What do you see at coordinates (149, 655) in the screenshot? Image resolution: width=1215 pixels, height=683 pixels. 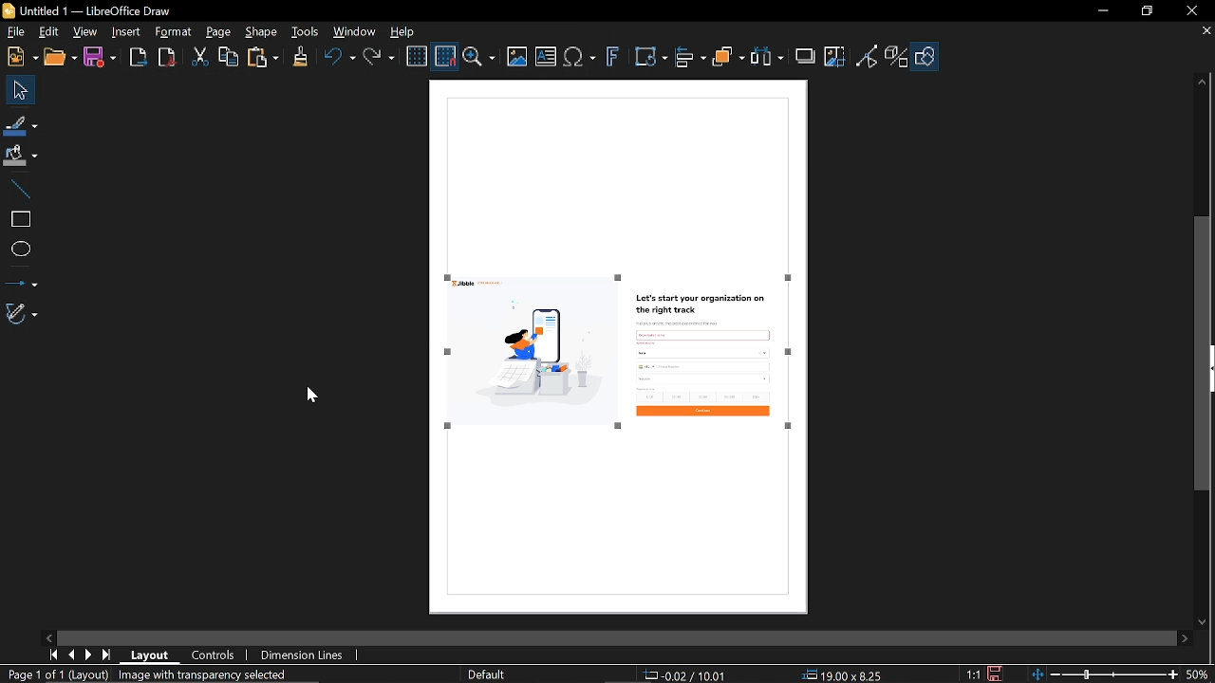 I see `Layout` at bounding box center [149, 655].